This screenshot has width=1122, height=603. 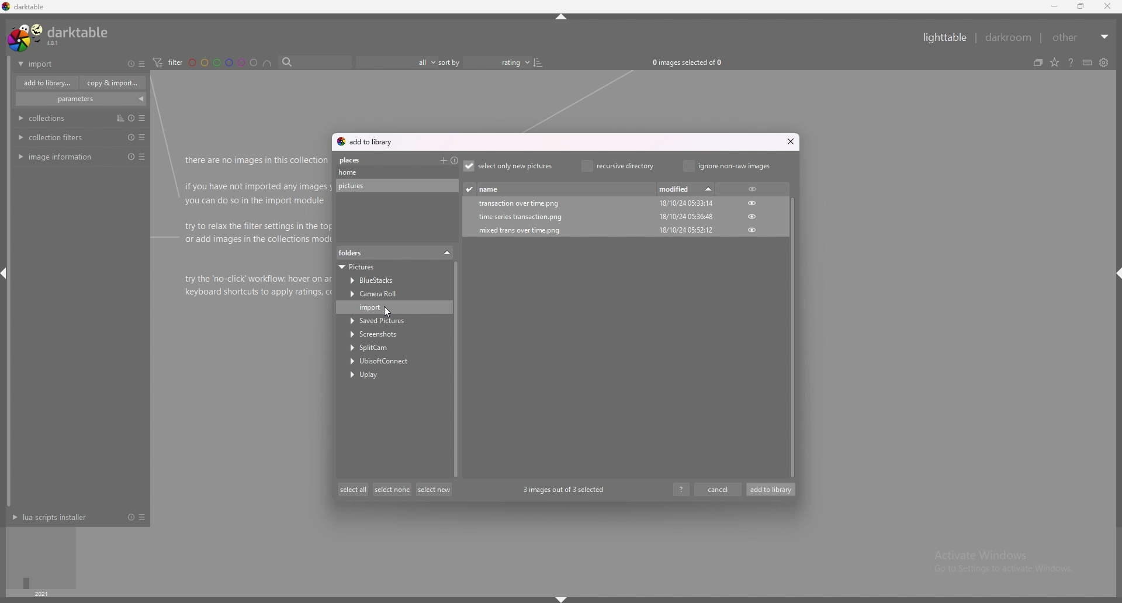 I want to click on modified, so click(x=686, y=189).